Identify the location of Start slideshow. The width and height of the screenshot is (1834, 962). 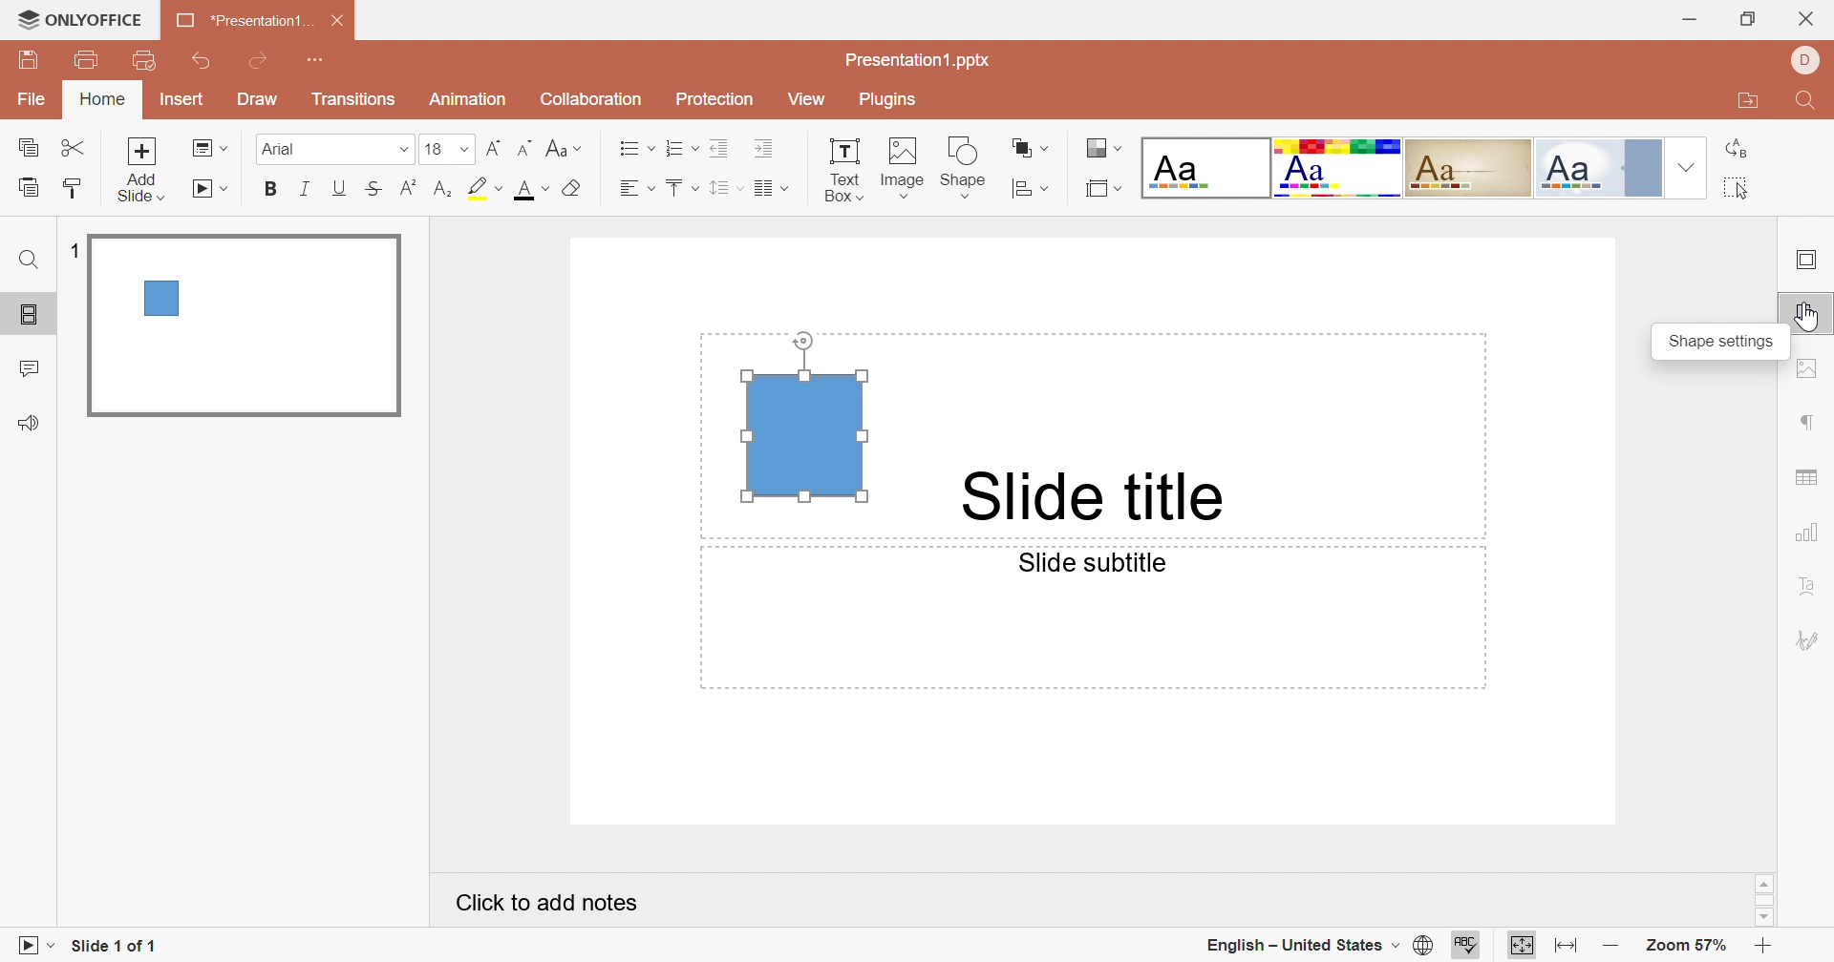
(37, 948).